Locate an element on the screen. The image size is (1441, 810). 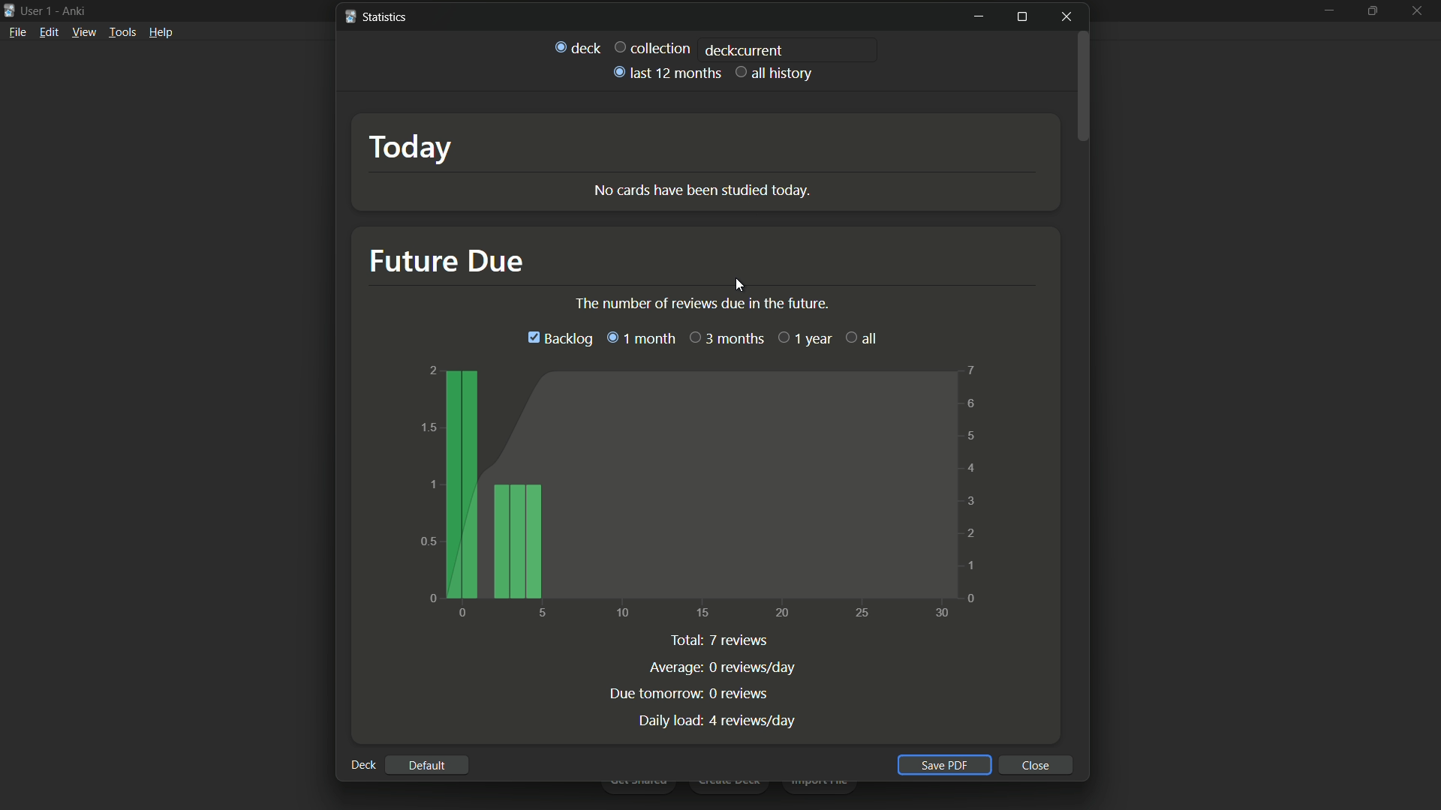
3 months is located at coordinates (727, 339).